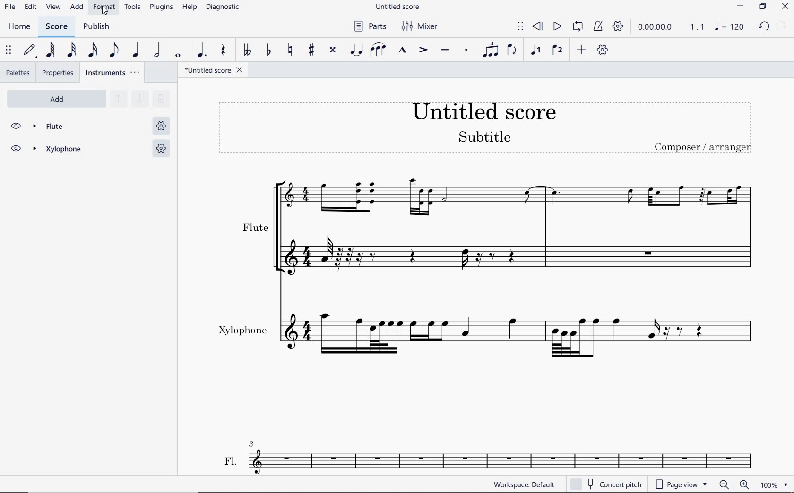  I want to click on DEFAULT (STEP TIME), so click(30, 51).